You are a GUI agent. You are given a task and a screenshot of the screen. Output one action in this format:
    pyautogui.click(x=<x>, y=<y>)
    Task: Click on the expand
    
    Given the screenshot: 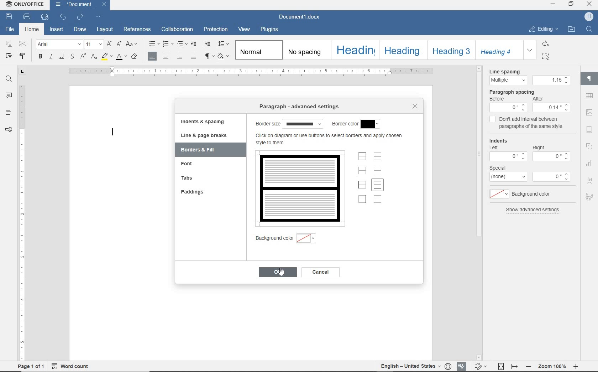 What is the action you would take?
    pyautogui.click(x=530, y=50)
    